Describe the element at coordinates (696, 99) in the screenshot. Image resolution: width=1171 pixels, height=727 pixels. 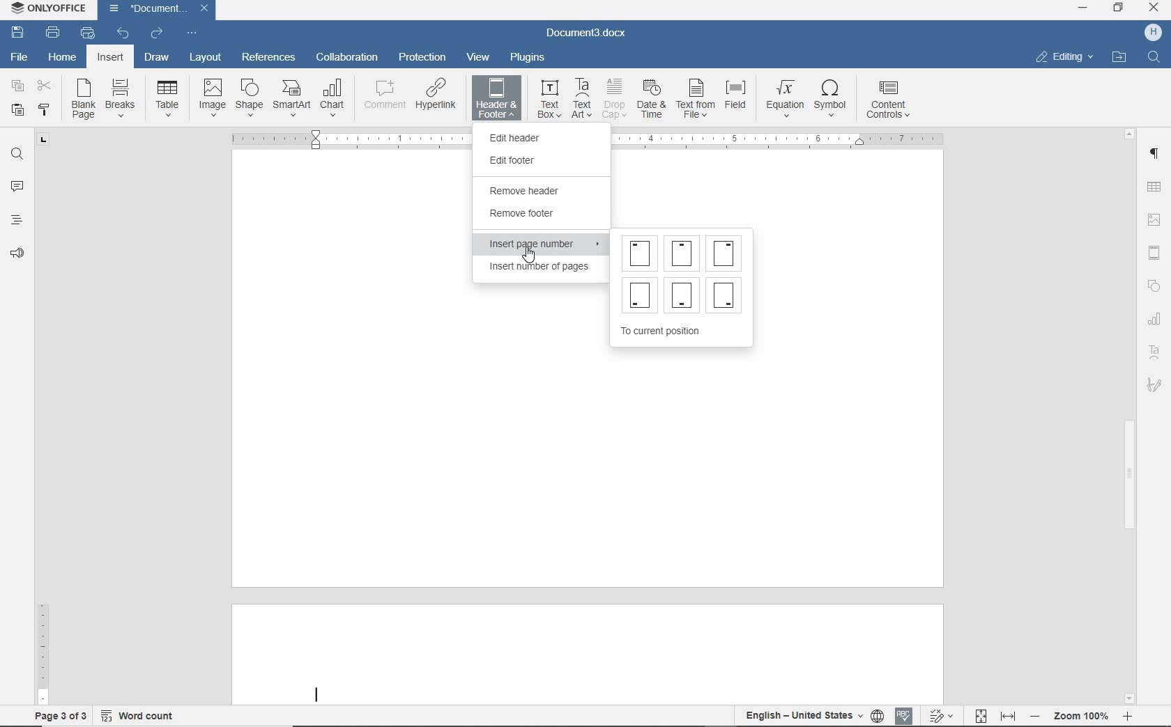
I see `TEXT FROM FILE` at that location.